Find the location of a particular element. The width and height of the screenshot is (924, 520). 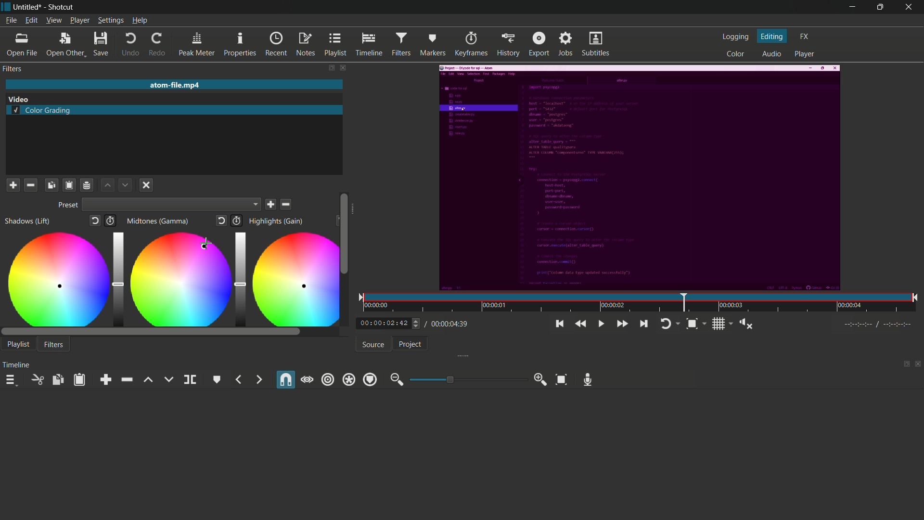

timeline is located at coordinates (368, 44).